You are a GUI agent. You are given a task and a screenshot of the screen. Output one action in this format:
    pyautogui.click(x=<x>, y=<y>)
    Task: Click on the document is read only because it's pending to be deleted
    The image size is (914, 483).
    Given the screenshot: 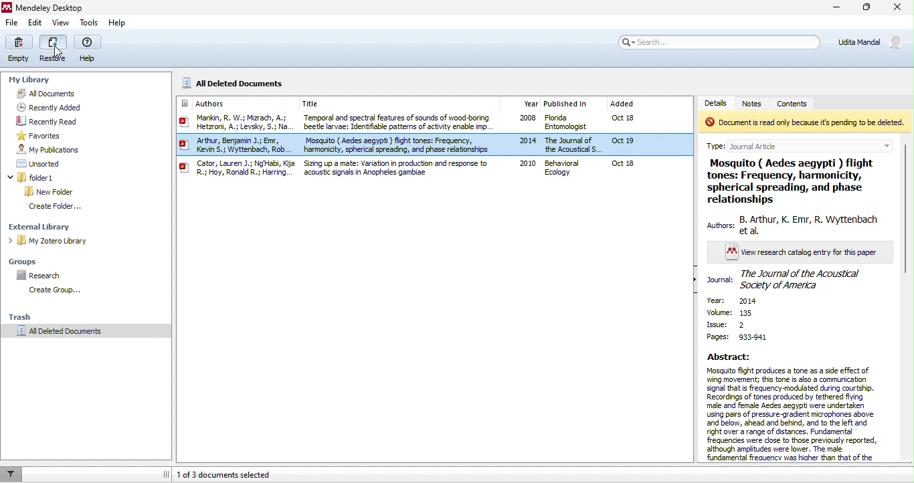 What is the action you would take?
    pyautogui.click(x=804, y=122)
    